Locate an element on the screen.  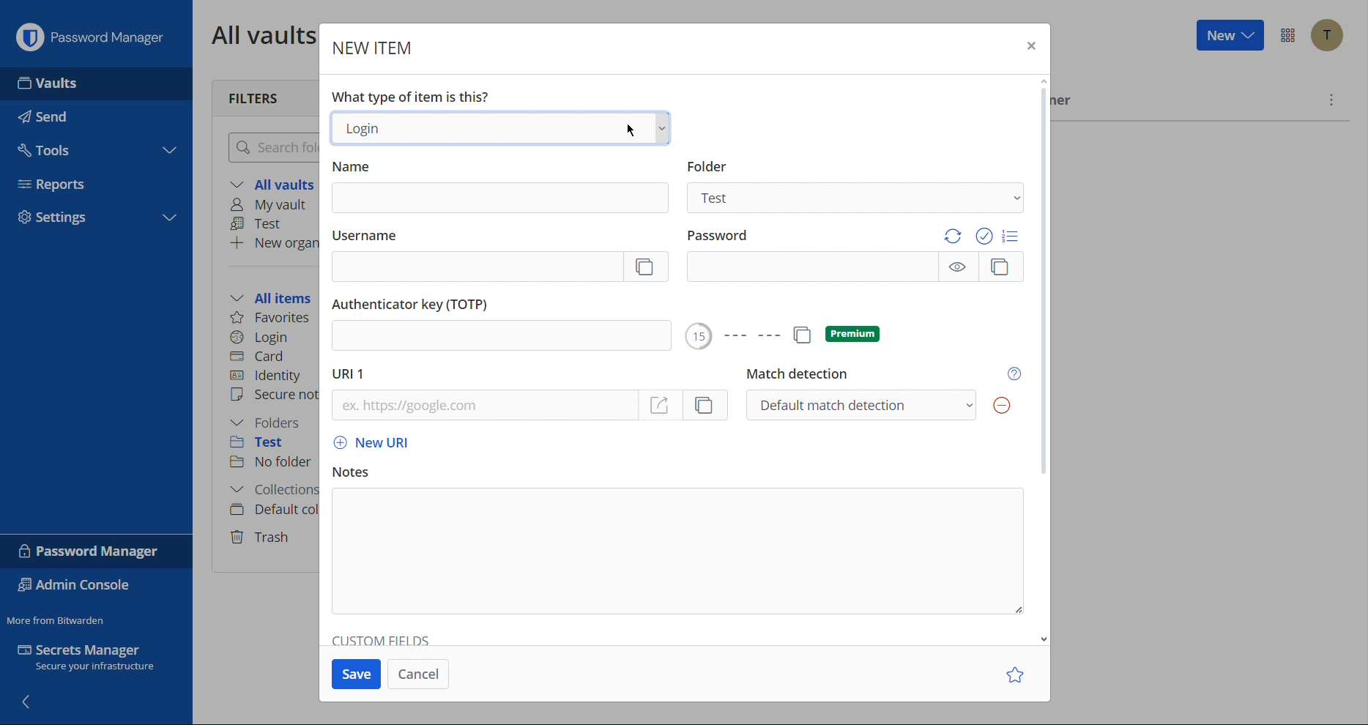
Send is located at coordinates (49, 119).